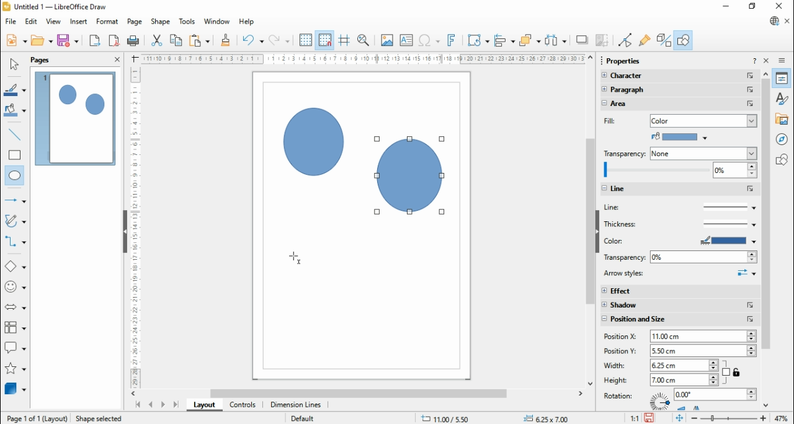  Describe the element at coordinates (623, 61) in the screenshot. I see `Properties` at that location.